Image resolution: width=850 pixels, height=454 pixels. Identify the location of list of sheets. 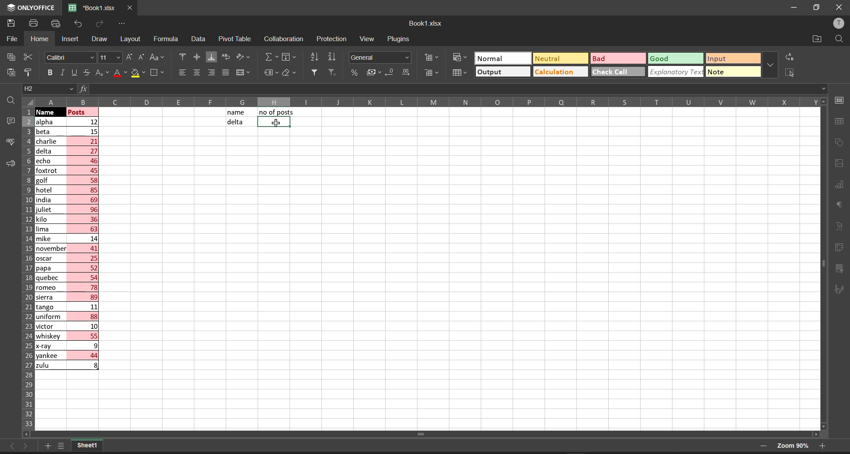
(63, 446).